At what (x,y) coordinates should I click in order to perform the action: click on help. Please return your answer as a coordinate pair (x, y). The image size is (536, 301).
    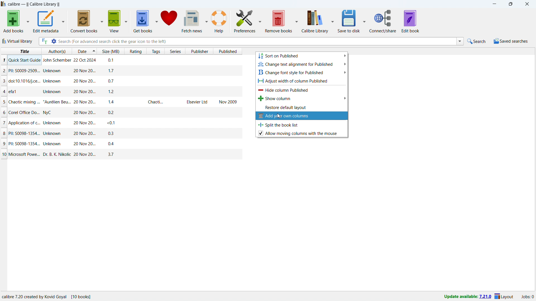
    Looking at the image, I should click on (219, 21).